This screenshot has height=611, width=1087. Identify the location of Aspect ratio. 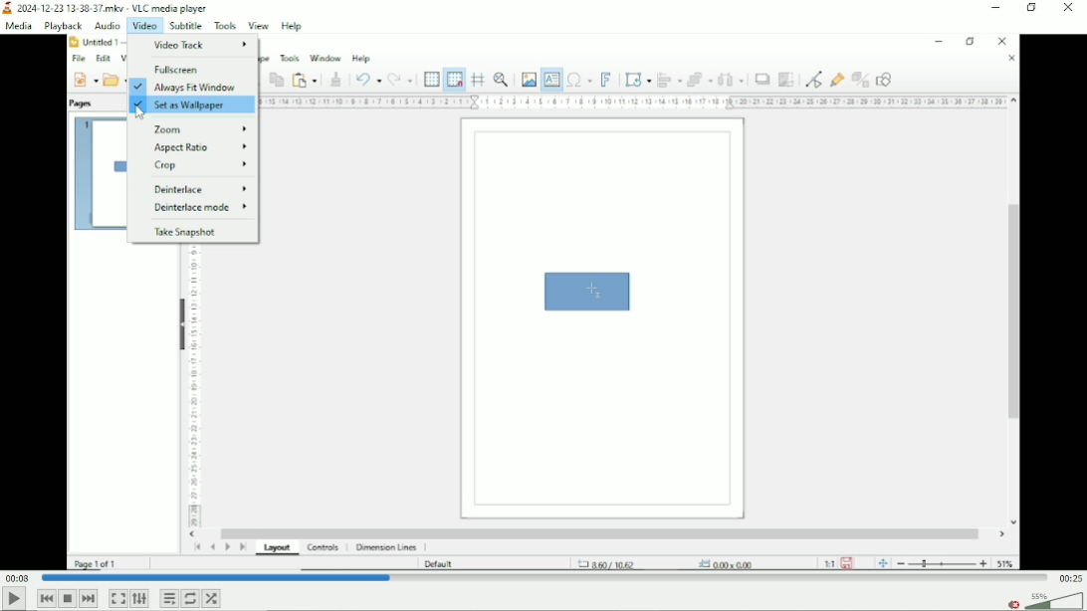
(198, 149).